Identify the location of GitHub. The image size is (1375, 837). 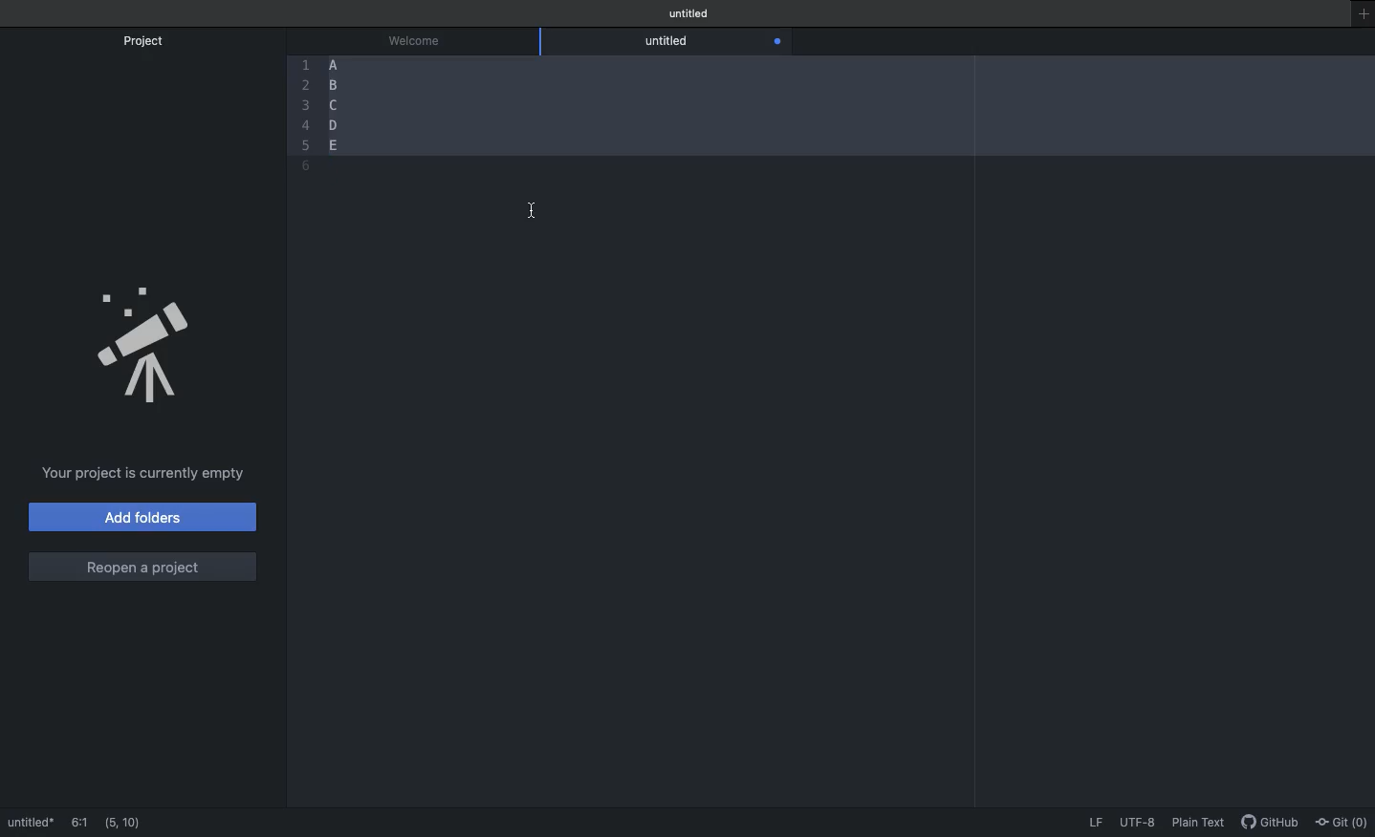
(1271, 824).